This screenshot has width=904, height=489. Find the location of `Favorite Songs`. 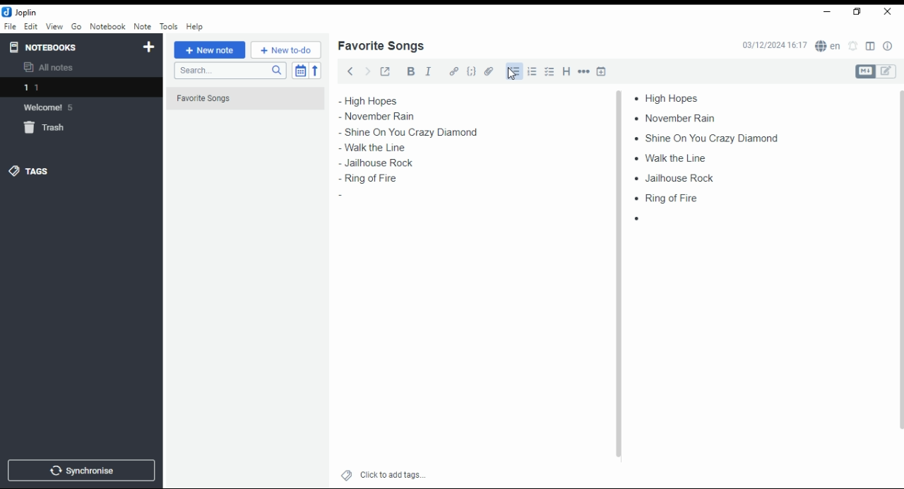

Favorite Songs is located at coordinates (238, 99).